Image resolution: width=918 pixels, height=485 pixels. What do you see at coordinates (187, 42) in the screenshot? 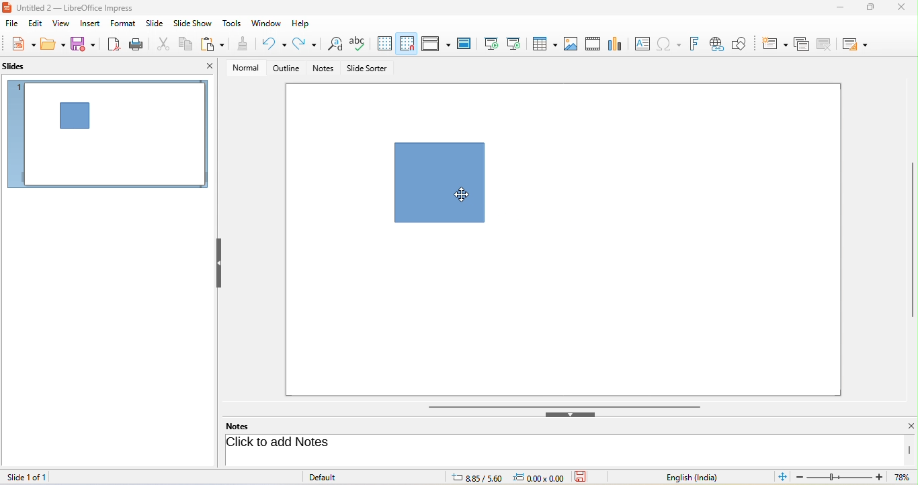
I see `copy` at bounding box center [187, 42].